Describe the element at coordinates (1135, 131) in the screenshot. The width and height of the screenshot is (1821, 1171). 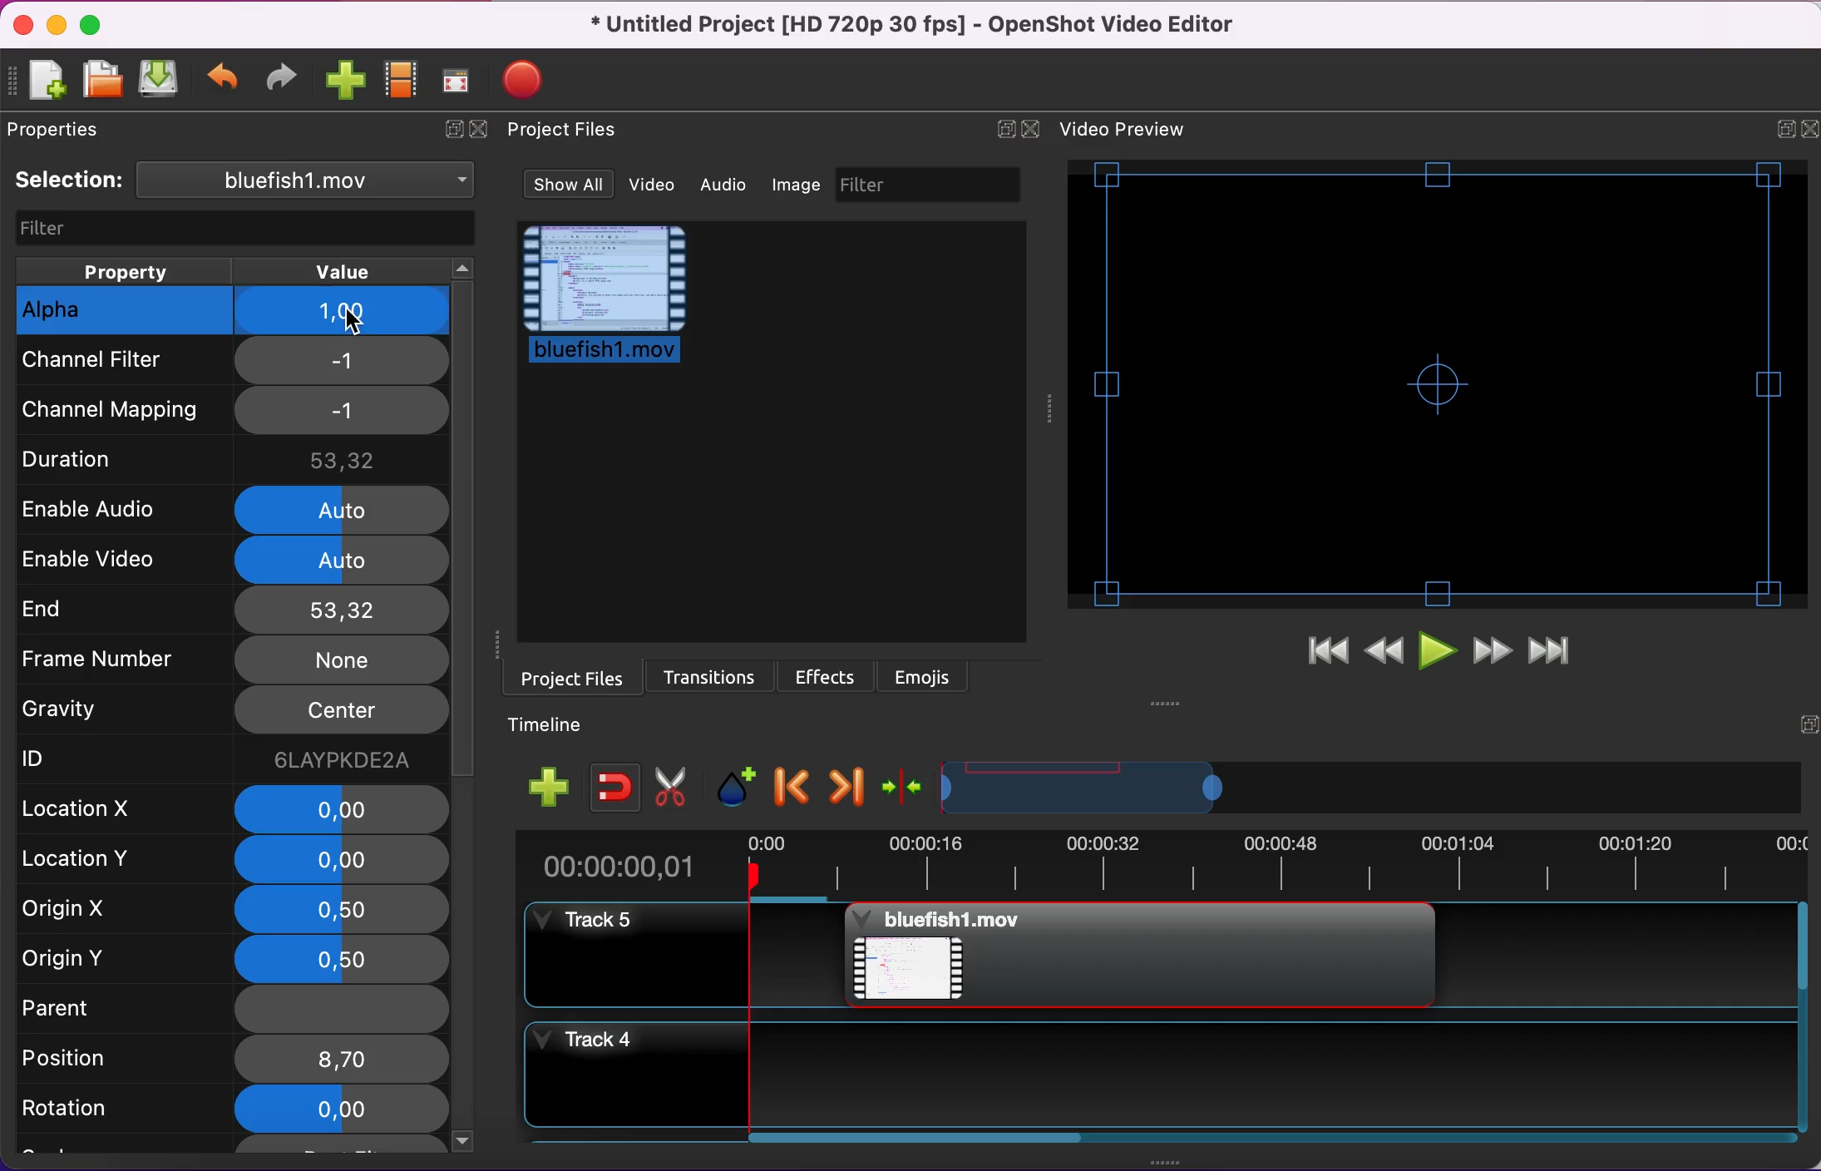
I see `video preview` at that location.